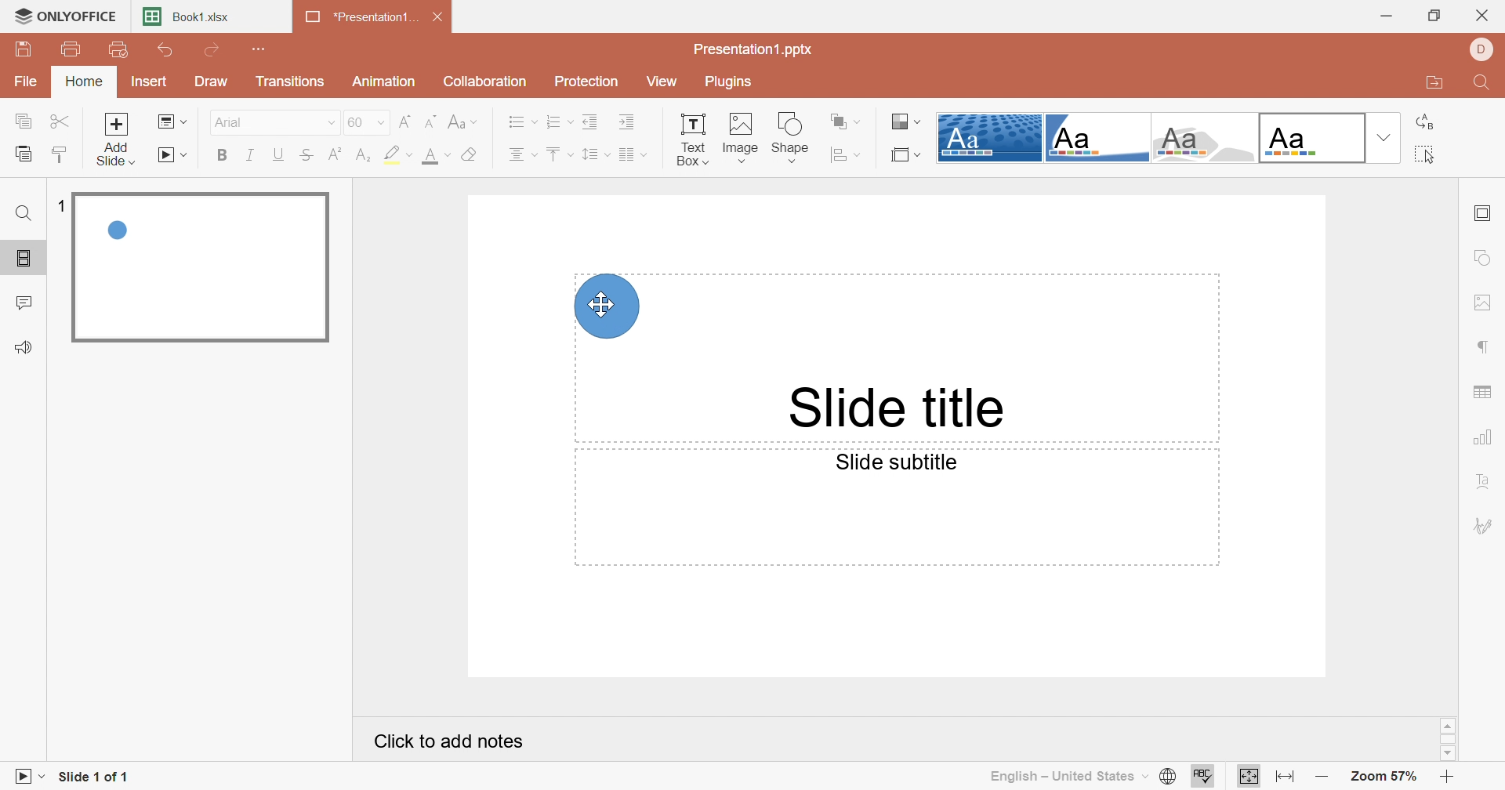 Image resolution: width=1505 pixels, height=790 pixels. What do you see at coordinates (201, 269) in the screenshot?
I see `Slide` at bounding box center [201, 269].